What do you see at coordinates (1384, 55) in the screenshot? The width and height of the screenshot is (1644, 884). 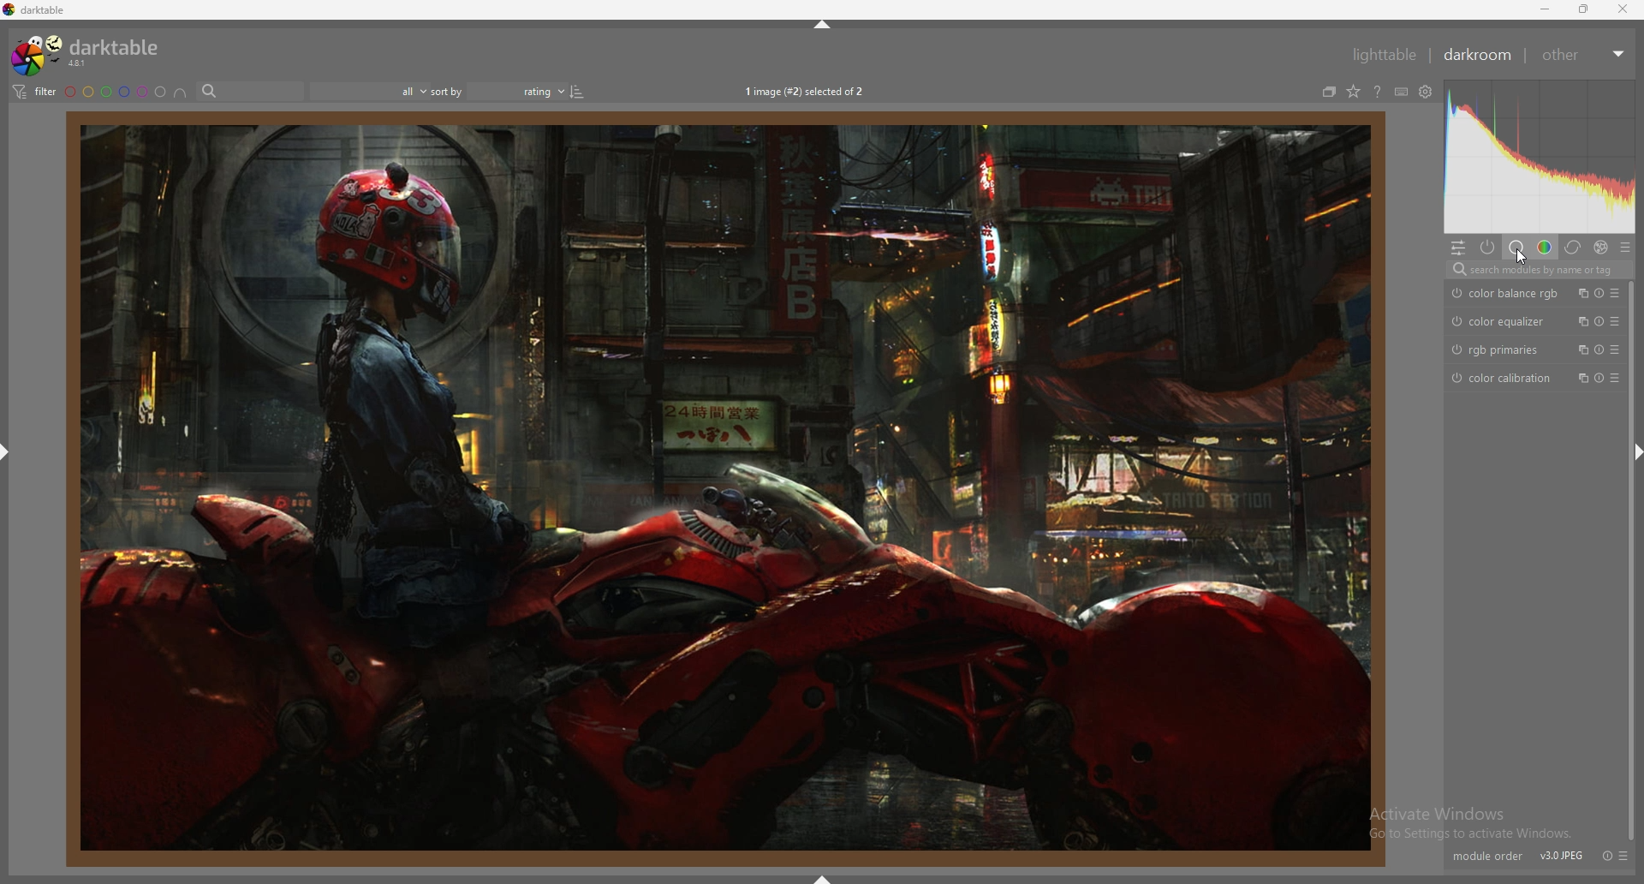 I see `lighttable` at bounding box center [1384, 55].